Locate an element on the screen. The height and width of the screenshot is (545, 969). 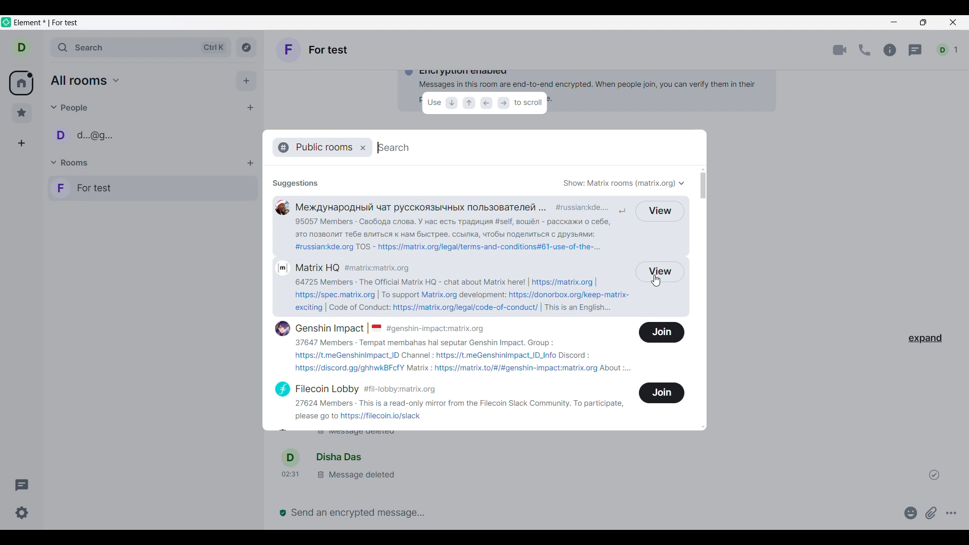
Rooms is located at coordinates (71, 162).